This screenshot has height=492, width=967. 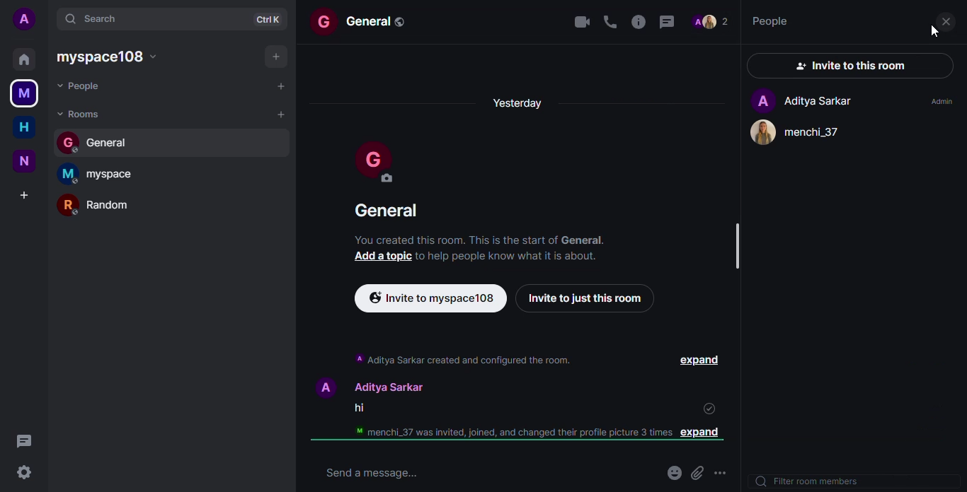 What do you see at coordinates (24, 124) in the screenshot?
I see `home` at bounding box center [24, 124].